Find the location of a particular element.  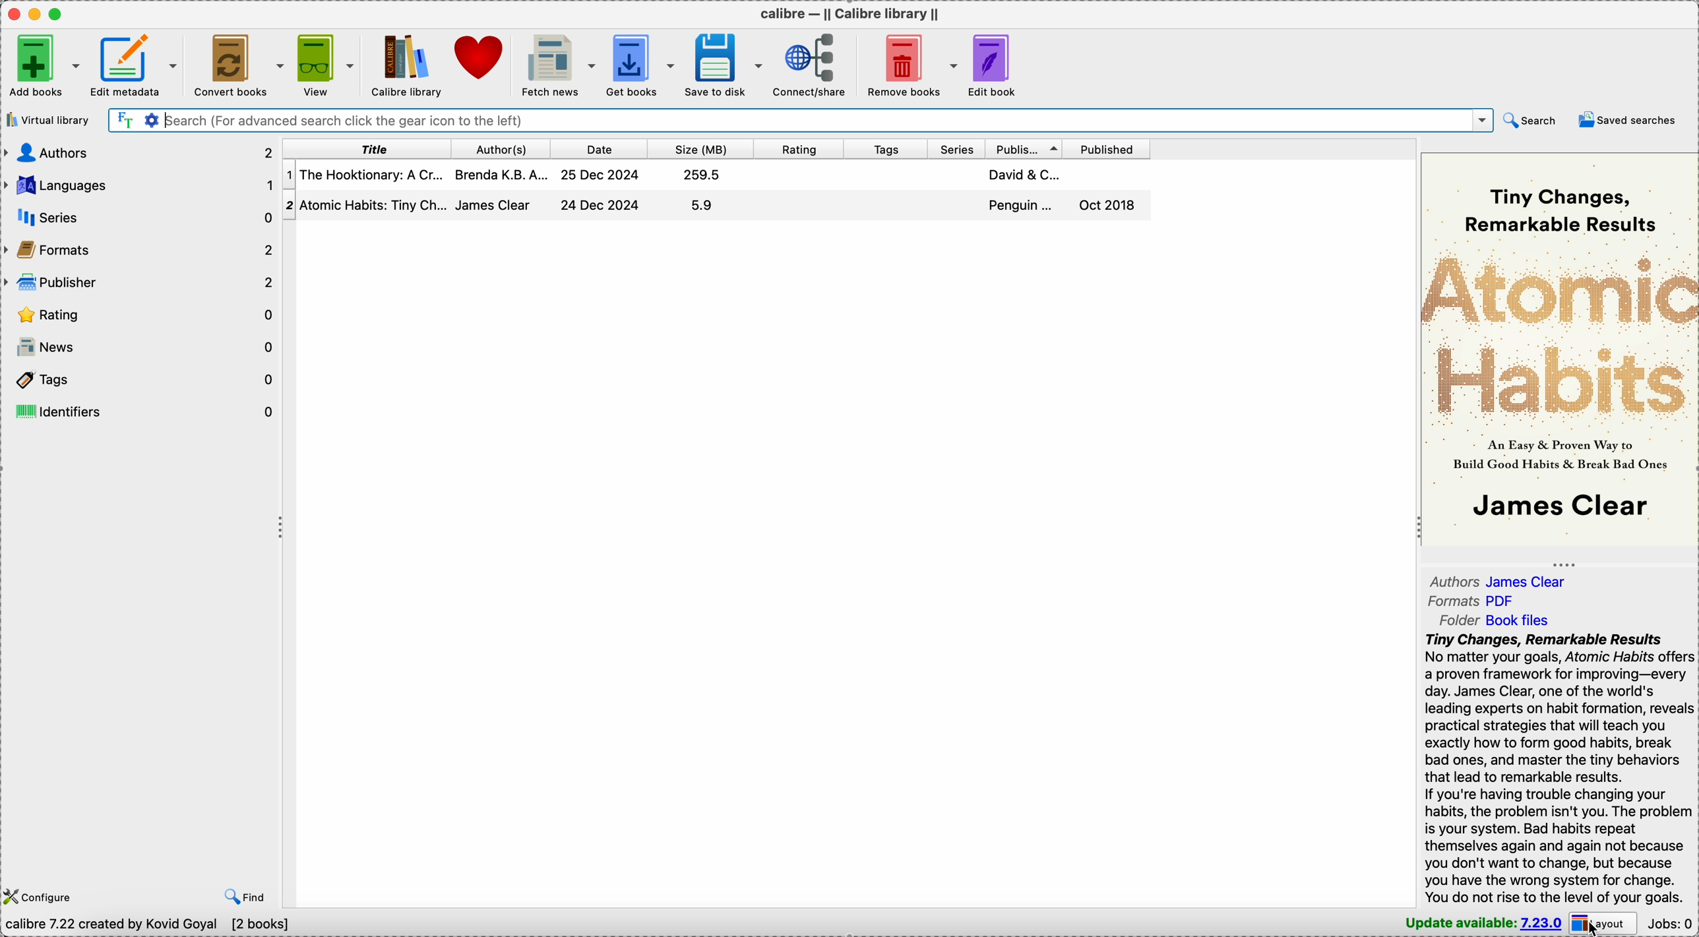

brenda K.B.A... is located at coordinates (501, 175).